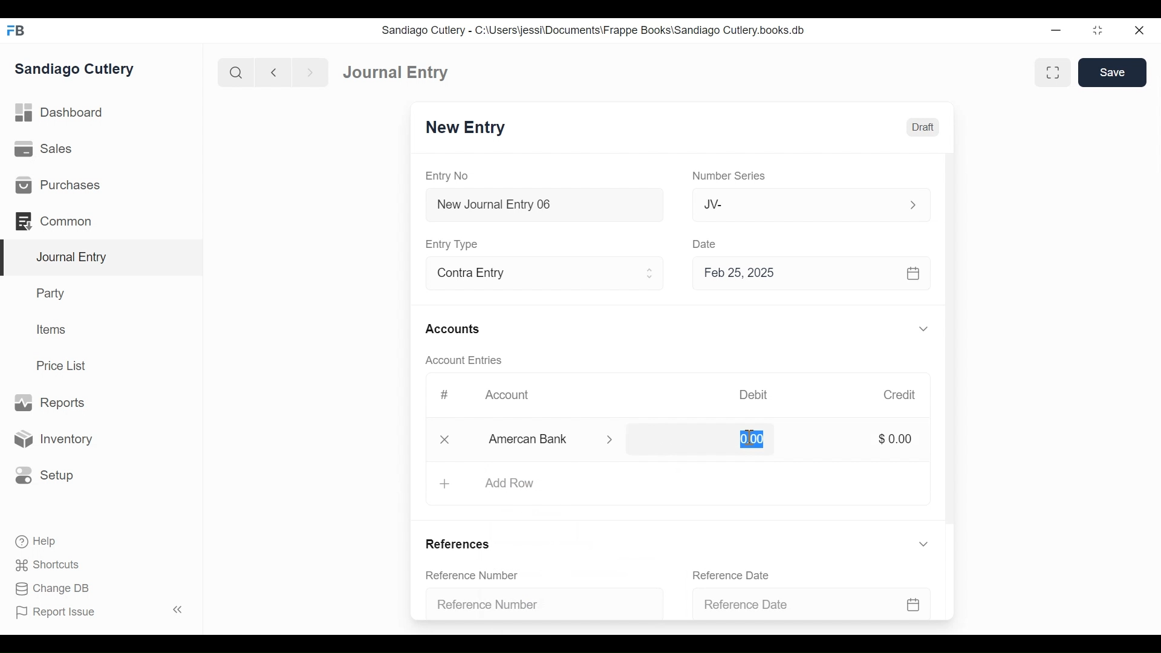  Describe the element at coordinates (923, 544) in the screenshot. I see `Expand` at that location.